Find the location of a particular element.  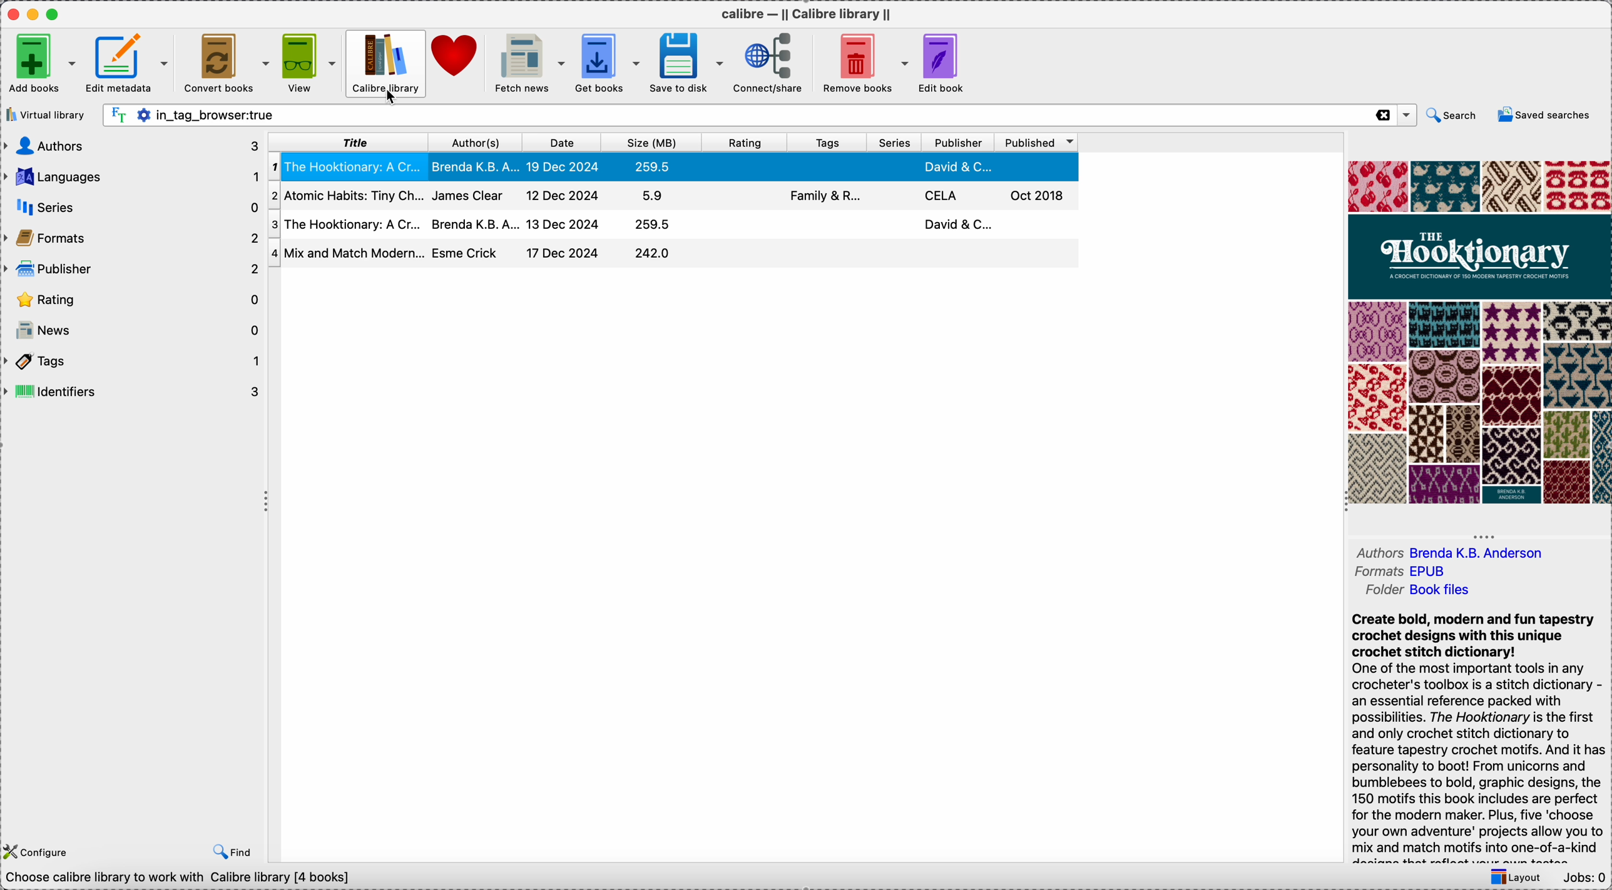

hide is located at coordinates (1481, 534).